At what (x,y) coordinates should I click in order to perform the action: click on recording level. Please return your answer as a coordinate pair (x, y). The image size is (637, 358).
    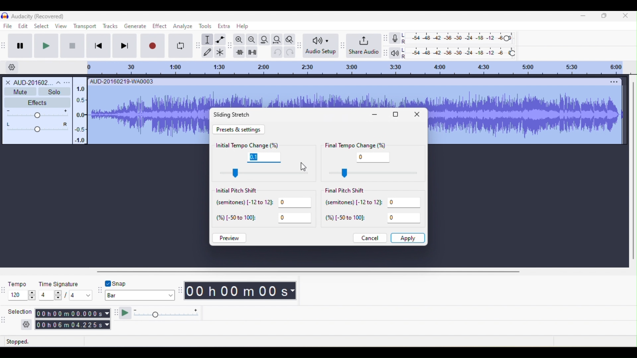
    Looking at the image, I should click on (458, 37).